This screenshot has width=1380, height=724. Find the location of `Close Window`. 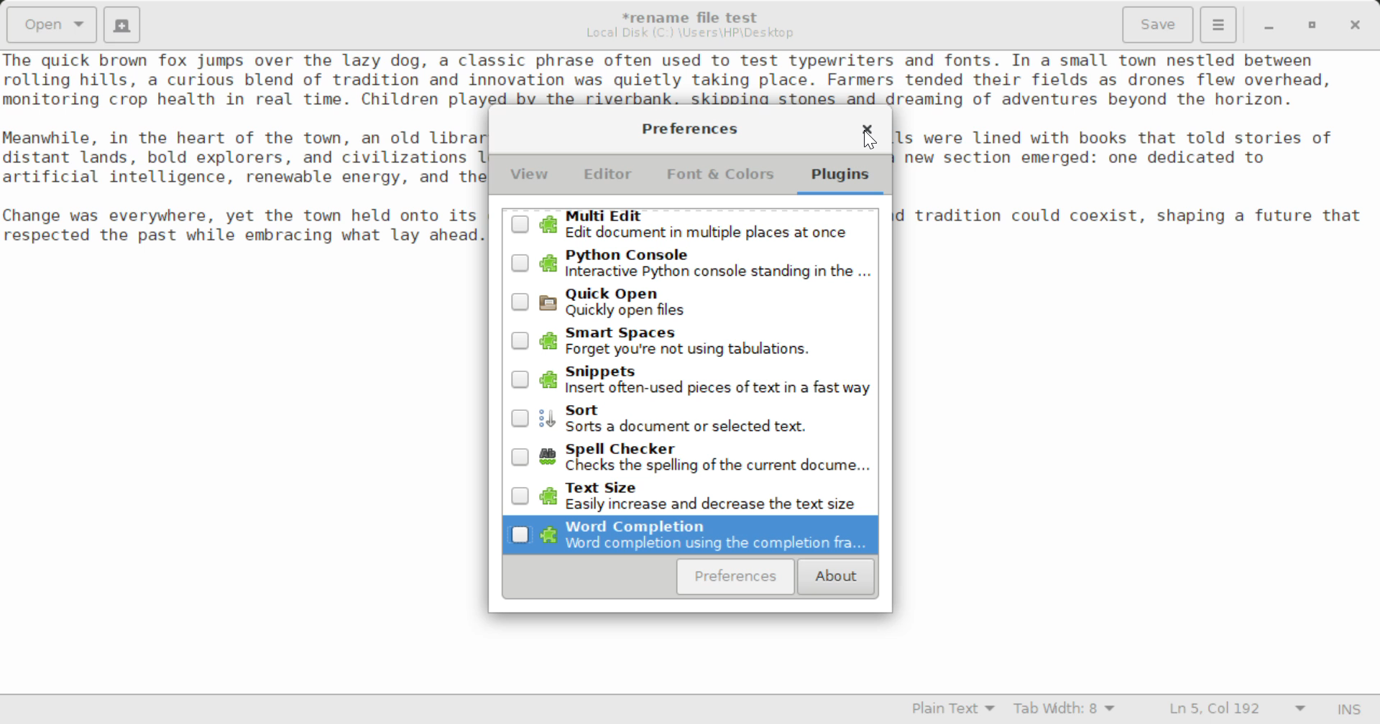

Close Window is located at coordinates (1357, 24).